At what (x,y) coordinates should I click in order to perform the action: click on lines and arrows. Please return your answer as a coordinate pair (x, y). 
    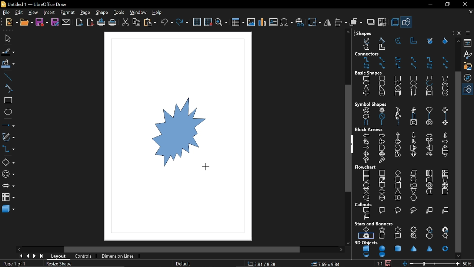
    Looking at the image, I should click on (8, 124).